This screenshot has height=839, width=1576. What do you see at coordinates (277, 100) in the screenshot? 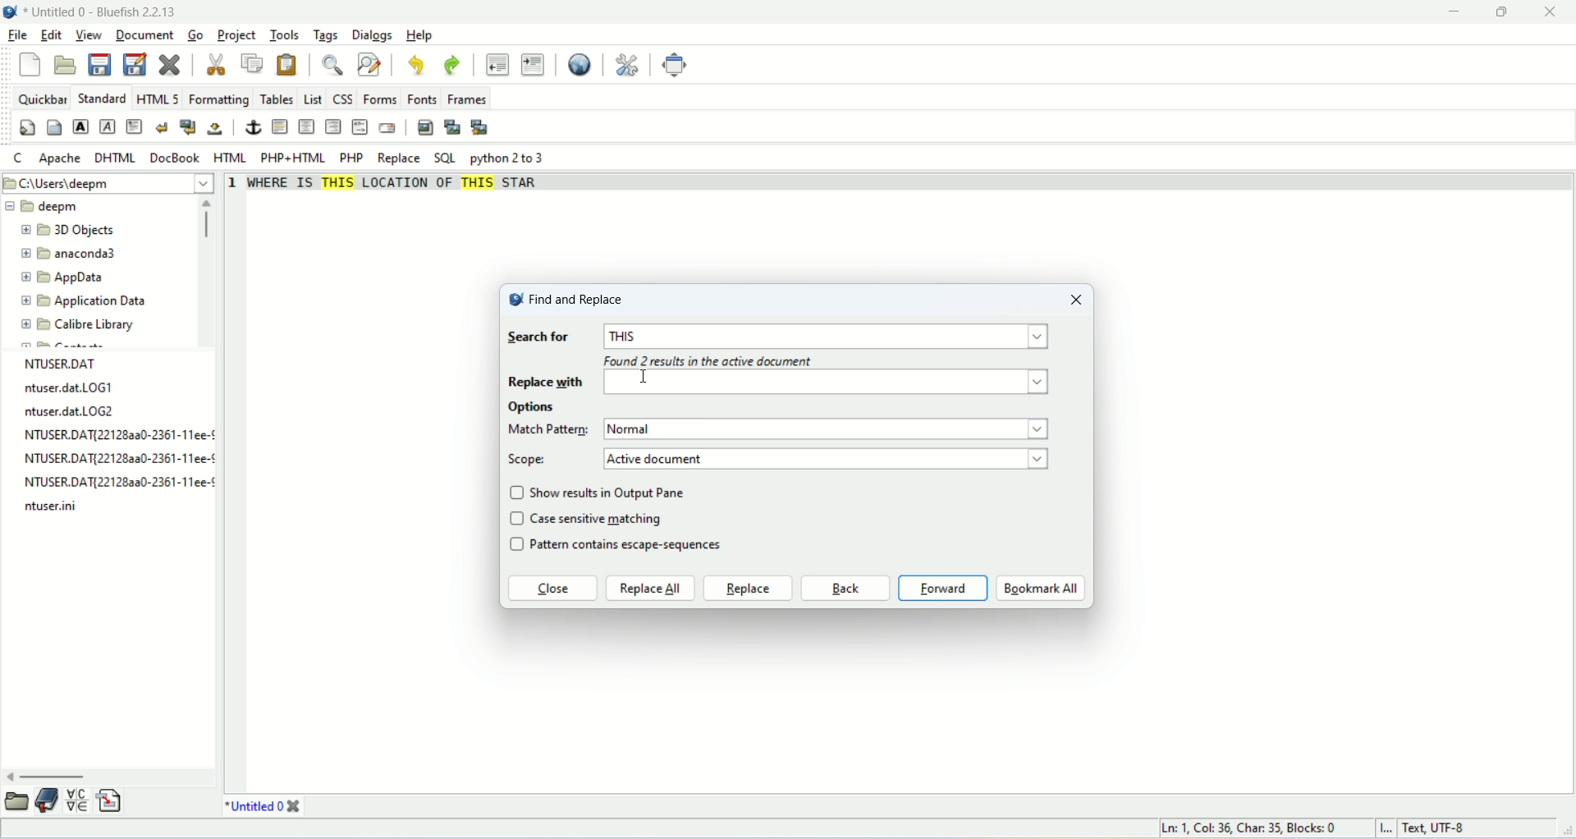
I see `tables` at bounding box center [277, 100].